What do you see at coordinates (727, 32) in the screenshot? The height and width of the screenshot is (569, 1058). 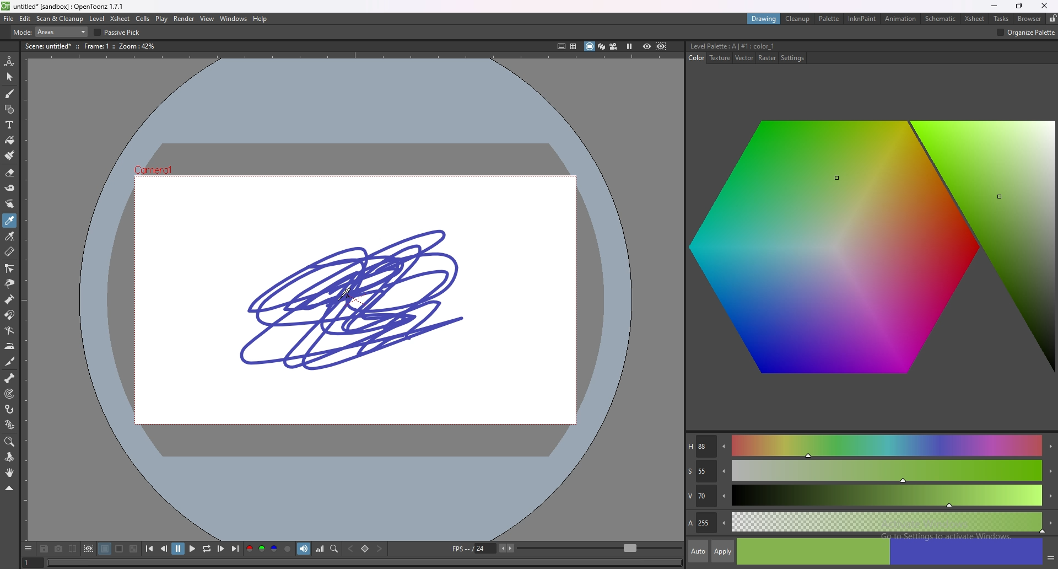 I see `y` at bounding box center [727, 32].